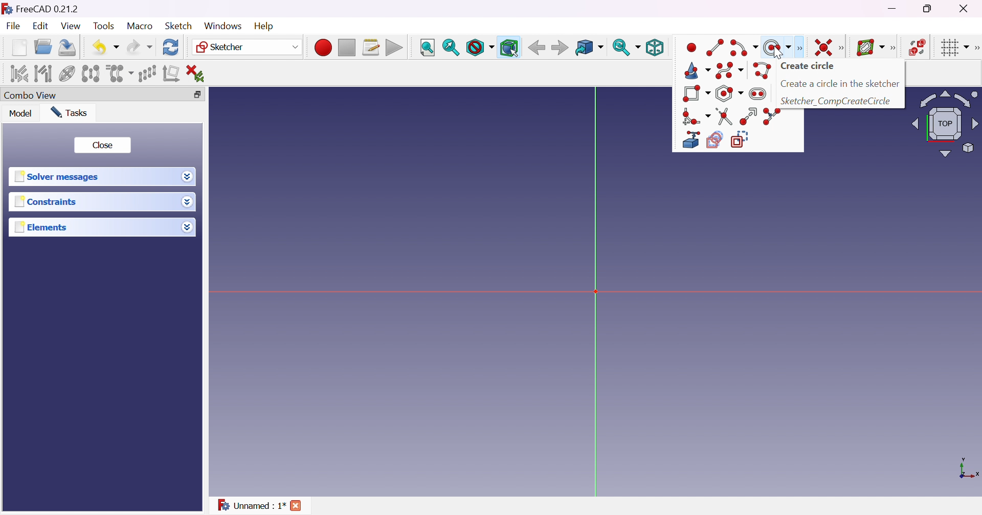 The height and width of the screenshot is (515, 982). What do you see at coordinates (589, 48) in the screenshot?
I see `Go to linked object` at bounding box center [589, 48].